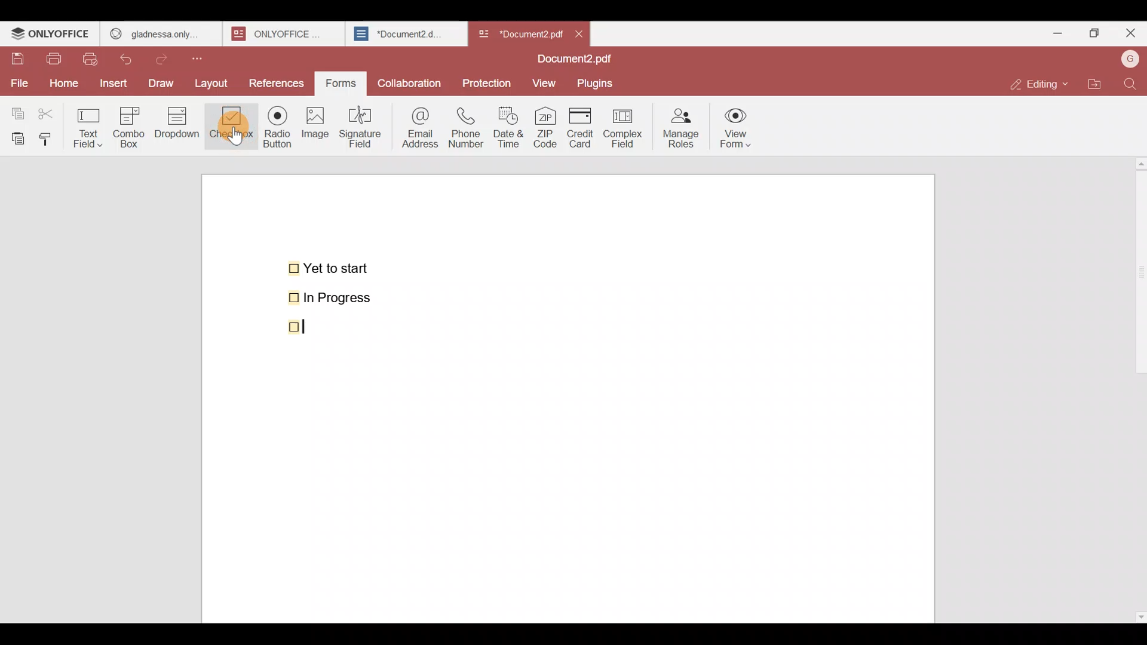 This screenshot has width=1147, height=645. What do you see at coordinates (1053, 31) in the screenshot?
I see `Minimize` at bounding box center [1053, 31].